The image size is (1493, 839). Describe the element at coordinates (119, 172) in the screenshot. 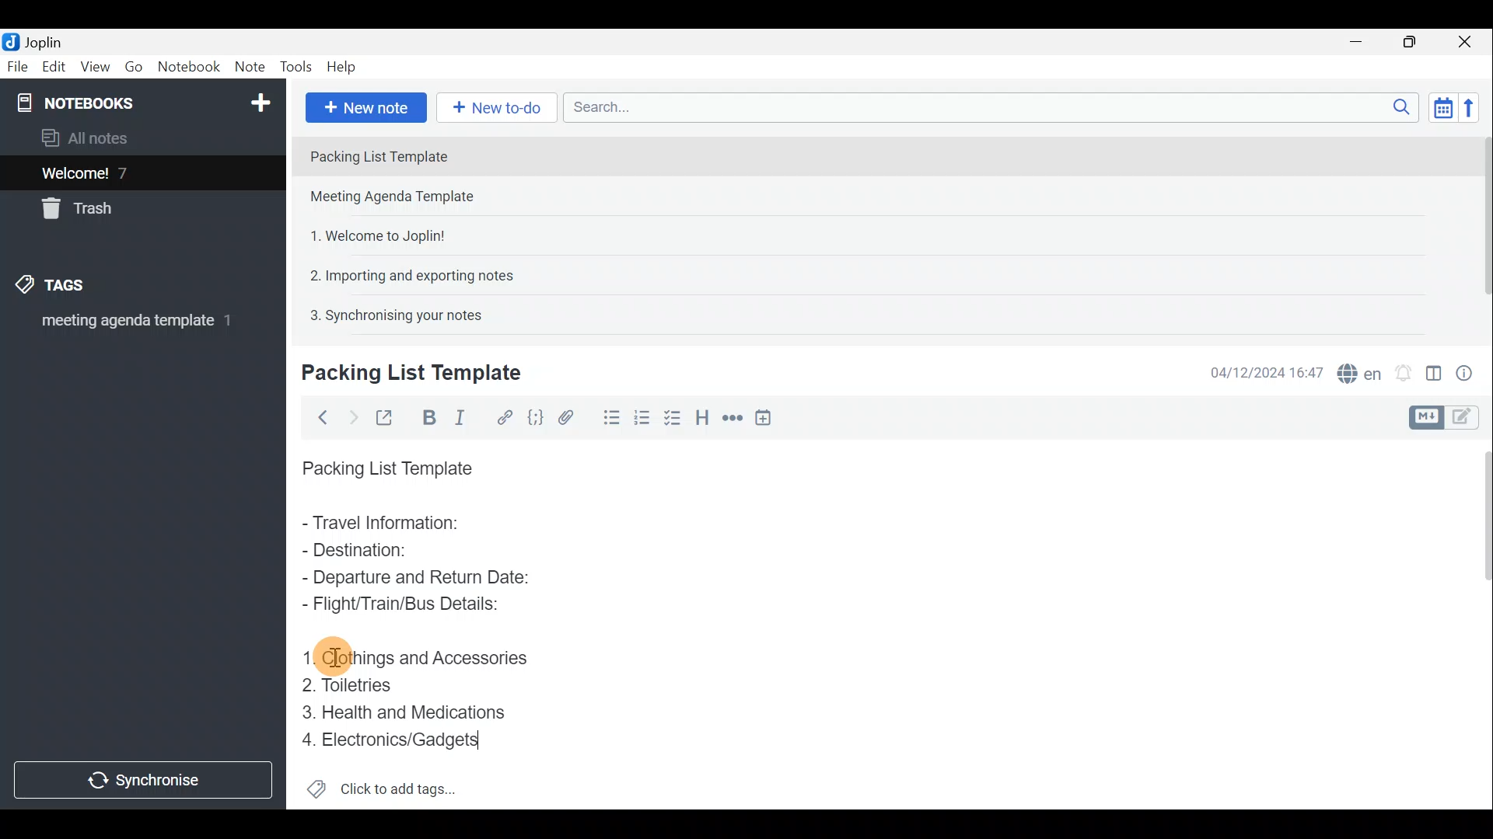

I see `Welcome` at that location.